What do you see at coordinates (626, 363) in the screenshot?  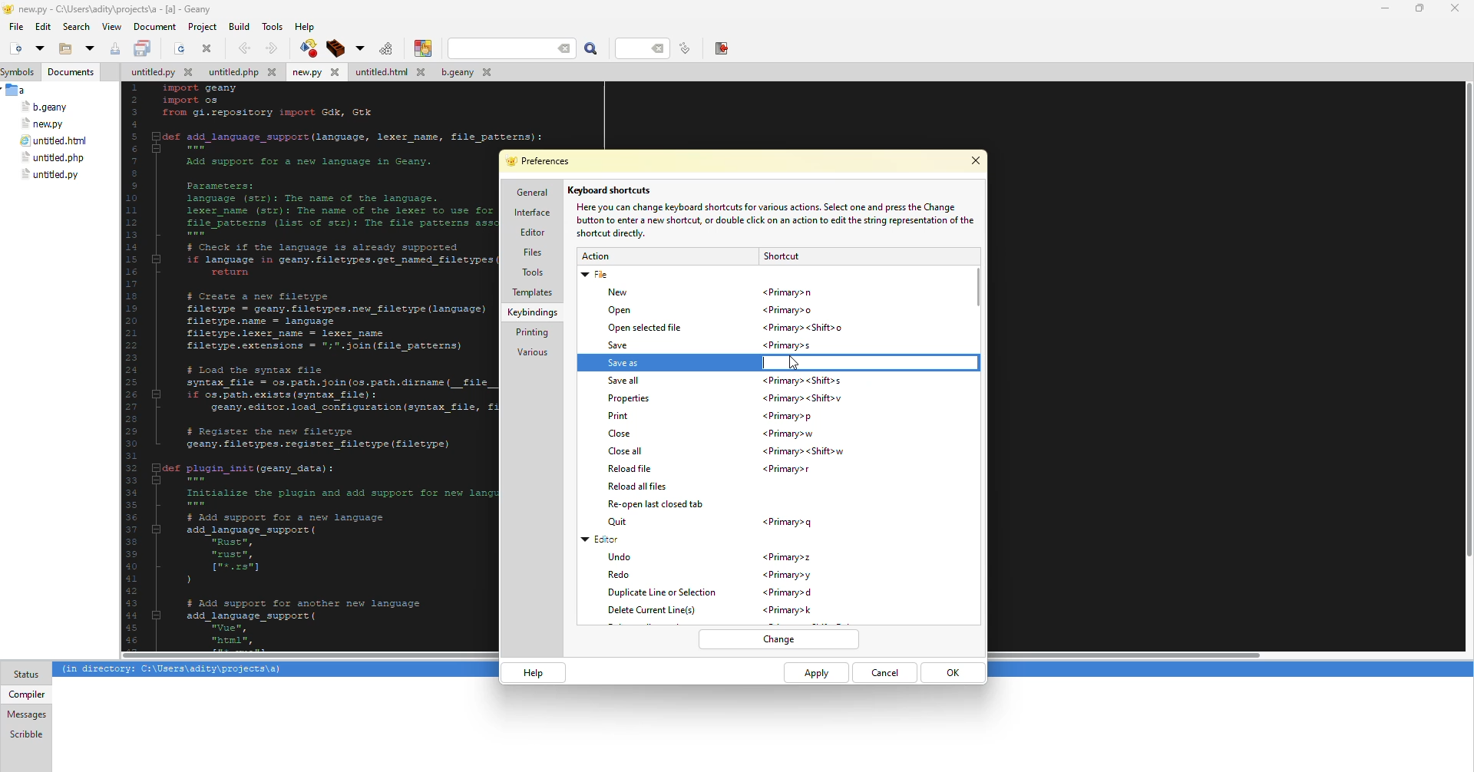 I see `save as` at bounding box center [626, 363].